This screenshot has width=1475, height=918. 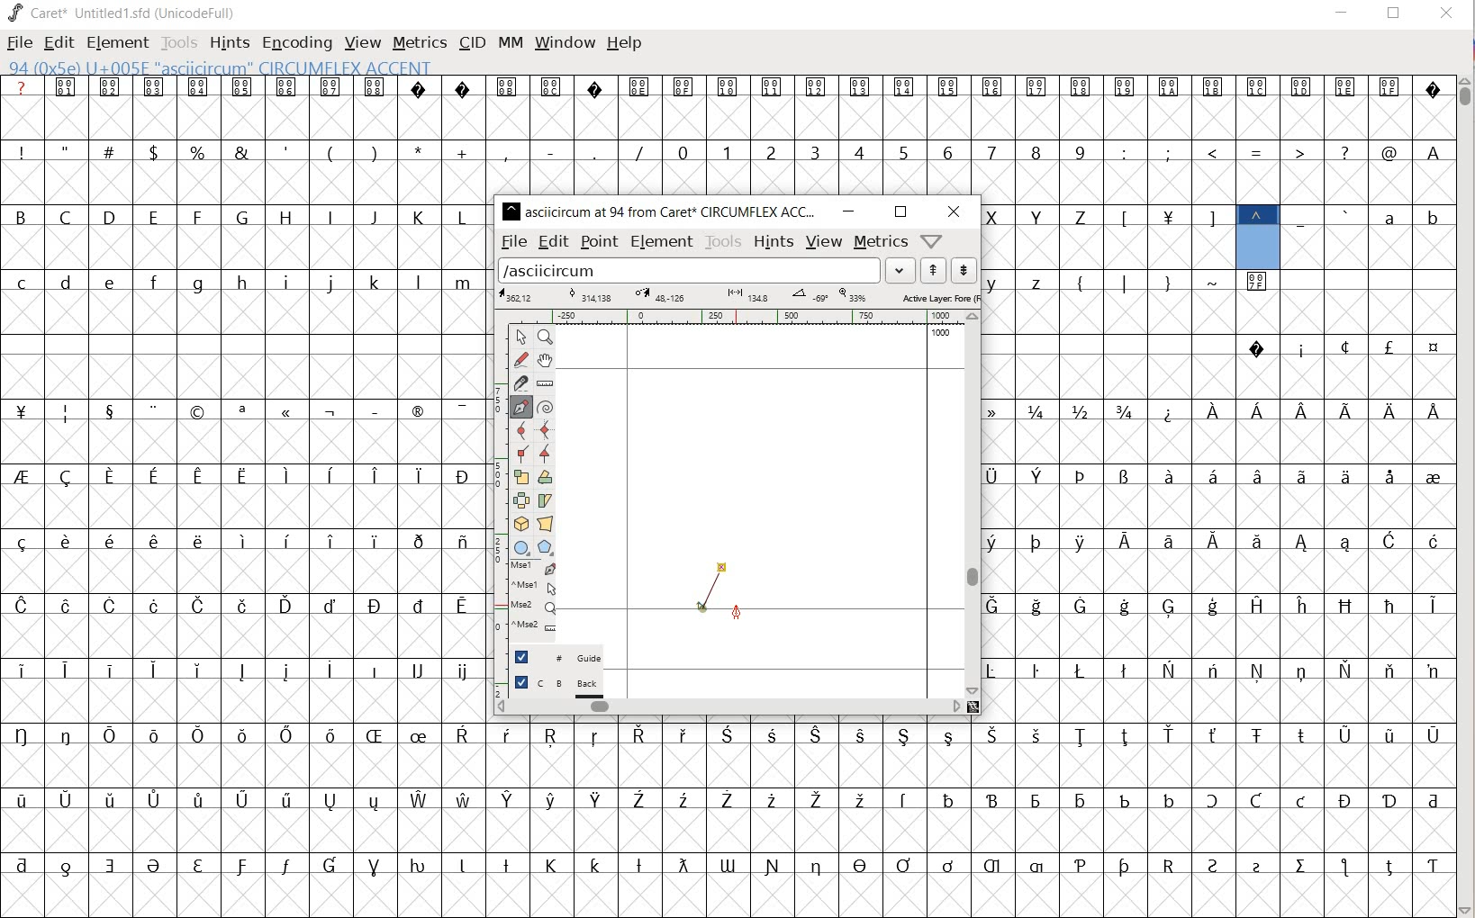 What do you see at coordinates (900, 212) in the screenshot?
I see `restore down` at bounding box center [900, 212].